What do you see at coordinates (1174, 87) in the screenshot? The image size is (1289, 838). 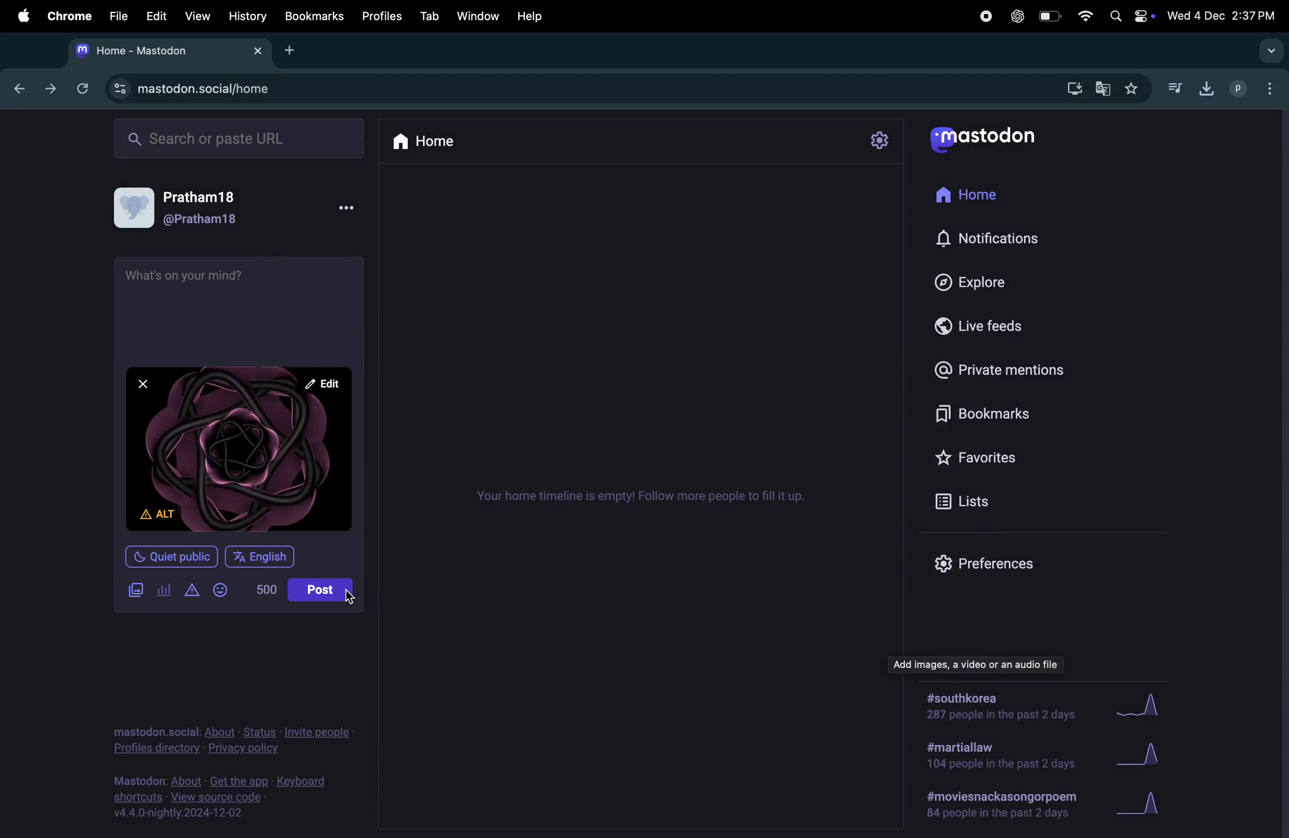 I see `music` at bounding box center [1174, 87].